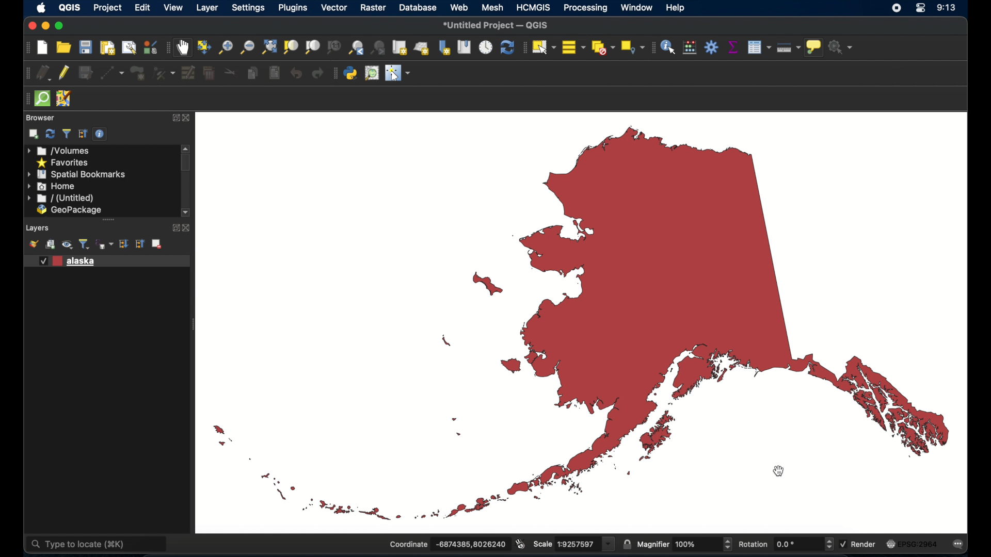 Image resolution: width=991 pixels, height=557 pixels. Describe the element at coordinates (294, 72) in the screenshot. I see `undo` at that location.